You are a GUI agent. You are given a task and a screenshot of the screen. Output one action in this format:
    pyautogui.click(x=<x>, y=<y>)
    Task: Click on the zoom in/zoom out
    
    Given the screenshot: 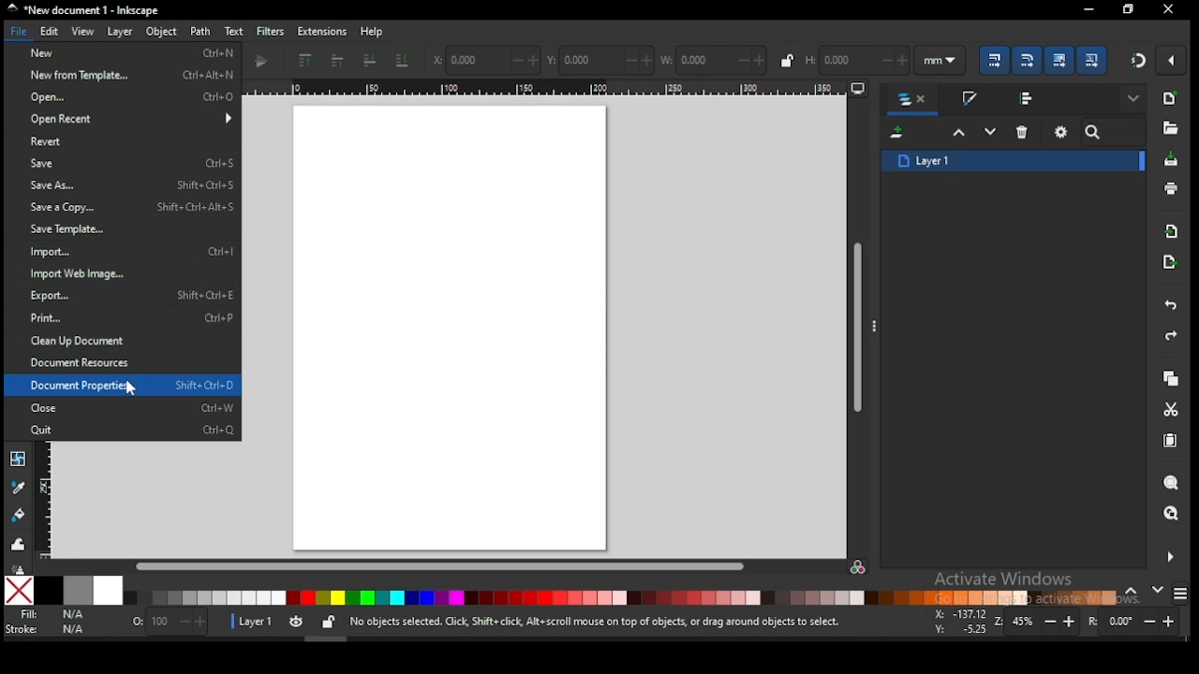 What is the action you would take?
    pyautogui.click(x=1038, y=622)
    